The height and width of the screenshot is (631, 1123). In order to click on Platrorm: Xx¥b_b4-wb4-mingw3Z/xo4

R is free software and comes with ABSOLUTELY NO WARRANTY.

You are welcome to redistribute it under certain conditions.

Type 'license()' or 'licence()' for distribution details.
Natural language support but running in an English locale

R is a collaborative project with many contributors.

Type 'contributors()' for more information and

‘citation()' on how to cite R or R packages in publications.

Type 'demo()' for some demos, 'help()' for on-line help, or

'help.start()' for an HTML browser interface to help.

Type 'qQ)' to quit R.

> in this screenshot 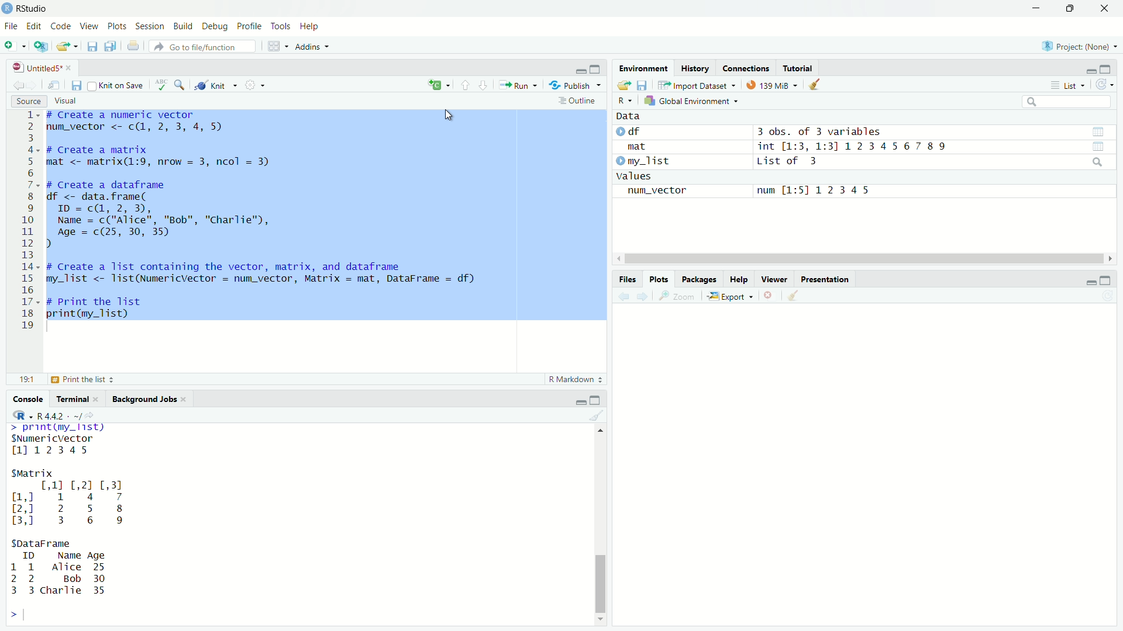, I will do `click(220, 523)`.